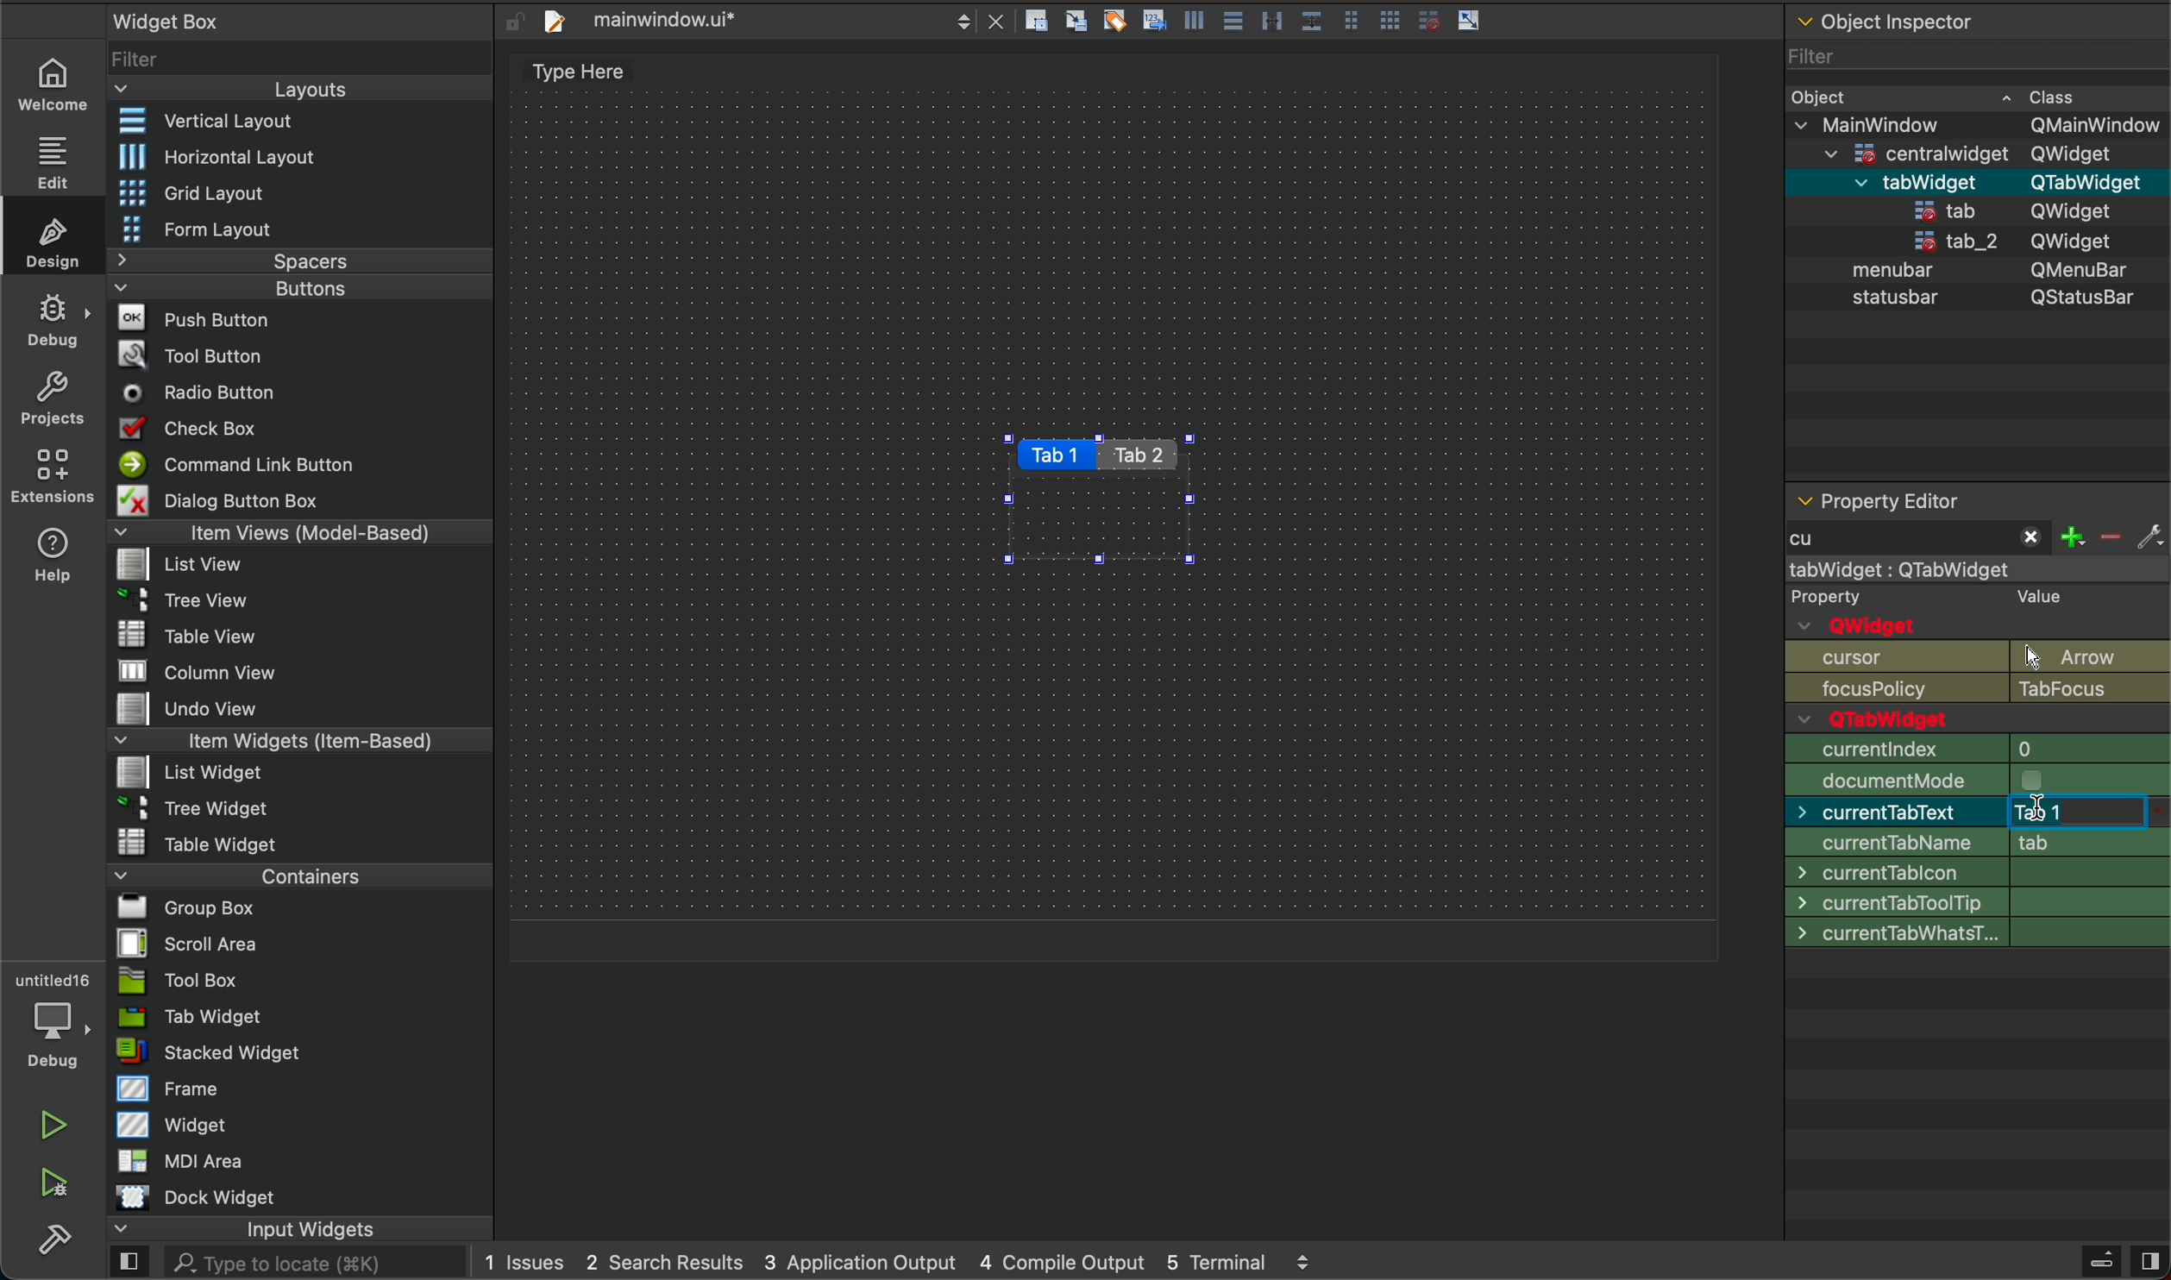  Describe the element at coordinates (1975, 960) in the screenshot. I see `font` at that location.